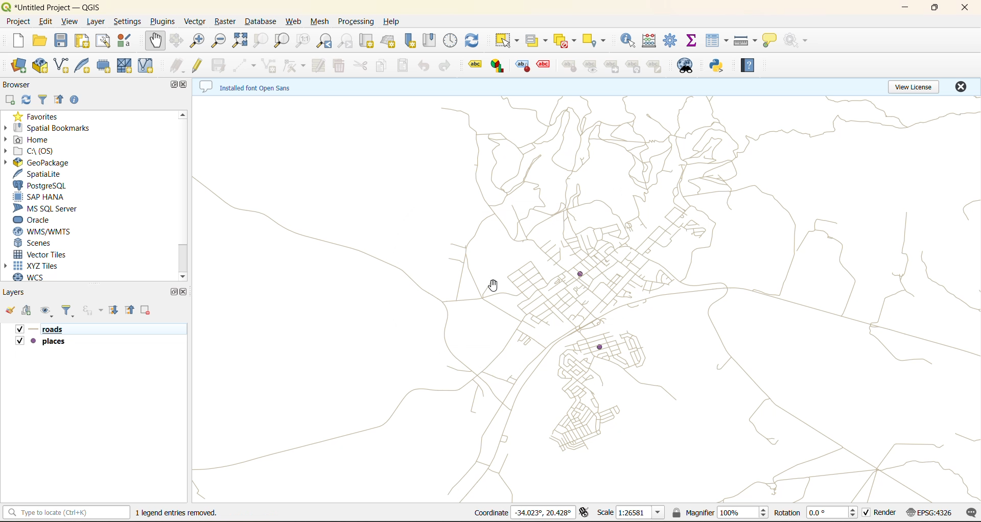 This screenshot has height=522, width=981. What do you see at coordinates (177, 65) in the screenshot?
I see `edits` at bounding box center [177, 65].